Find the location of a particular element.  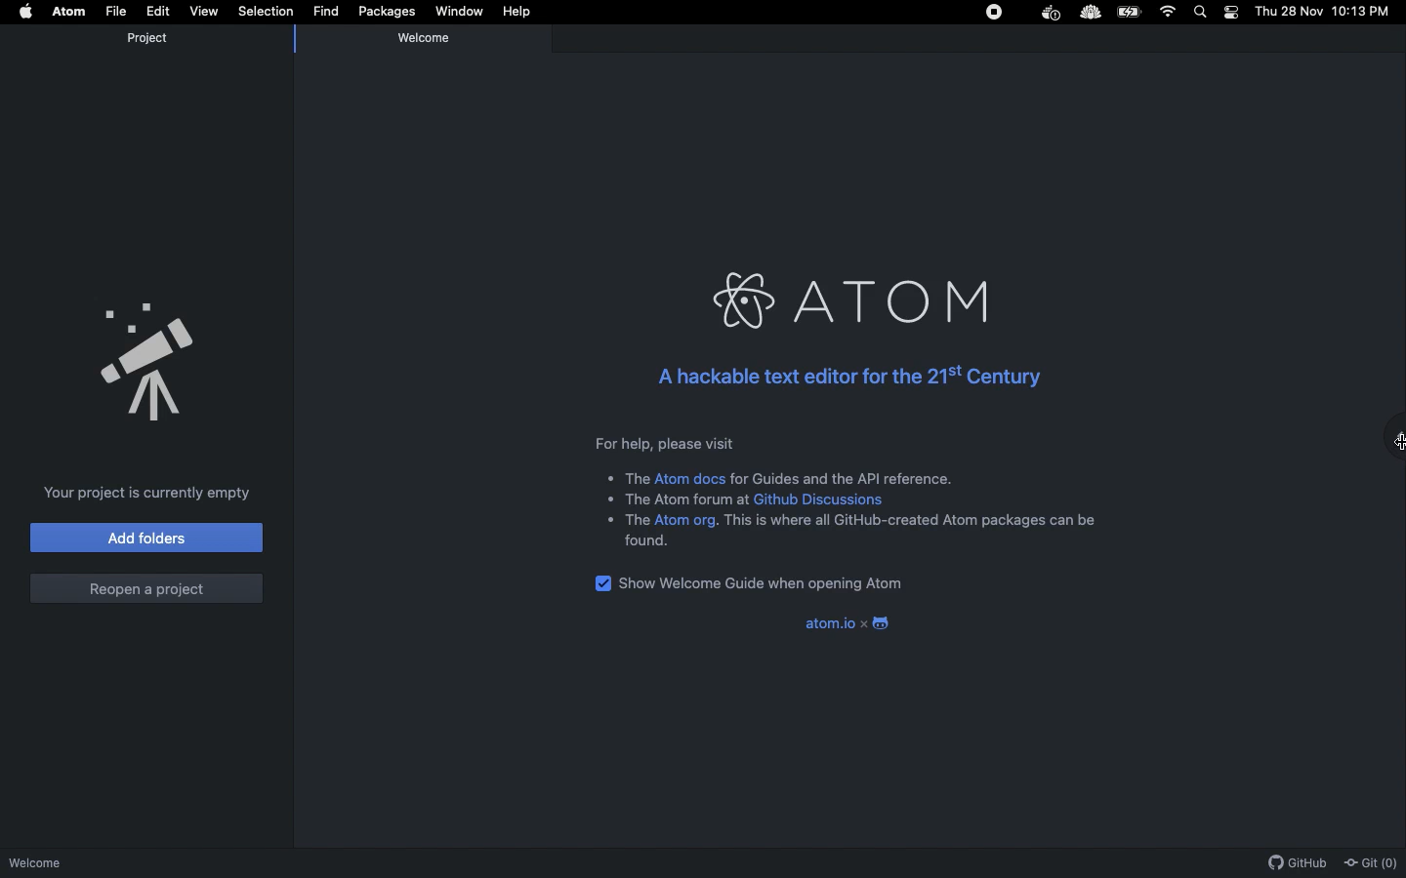

View is located at coordinates (206, 13).